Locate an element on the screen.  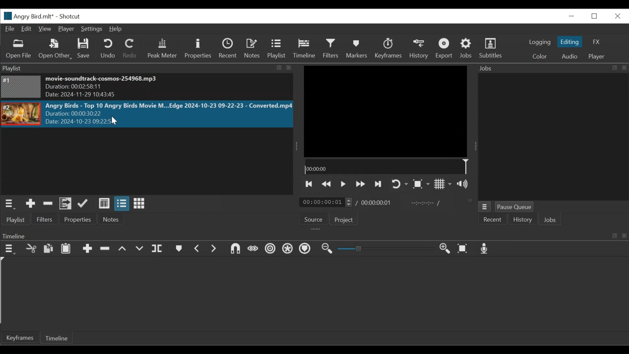
Previous marker is located at coordinates (197, 248).